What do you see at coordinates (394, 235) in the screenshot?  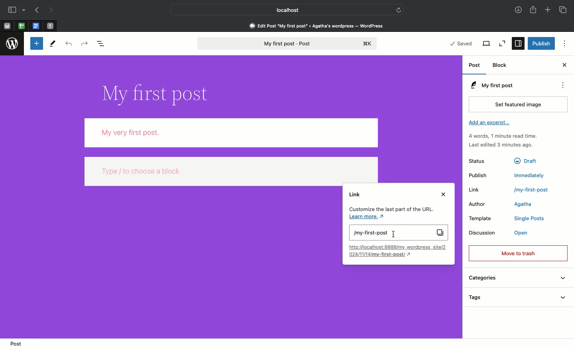 I see `cursor` at bounding box center [394, 235].